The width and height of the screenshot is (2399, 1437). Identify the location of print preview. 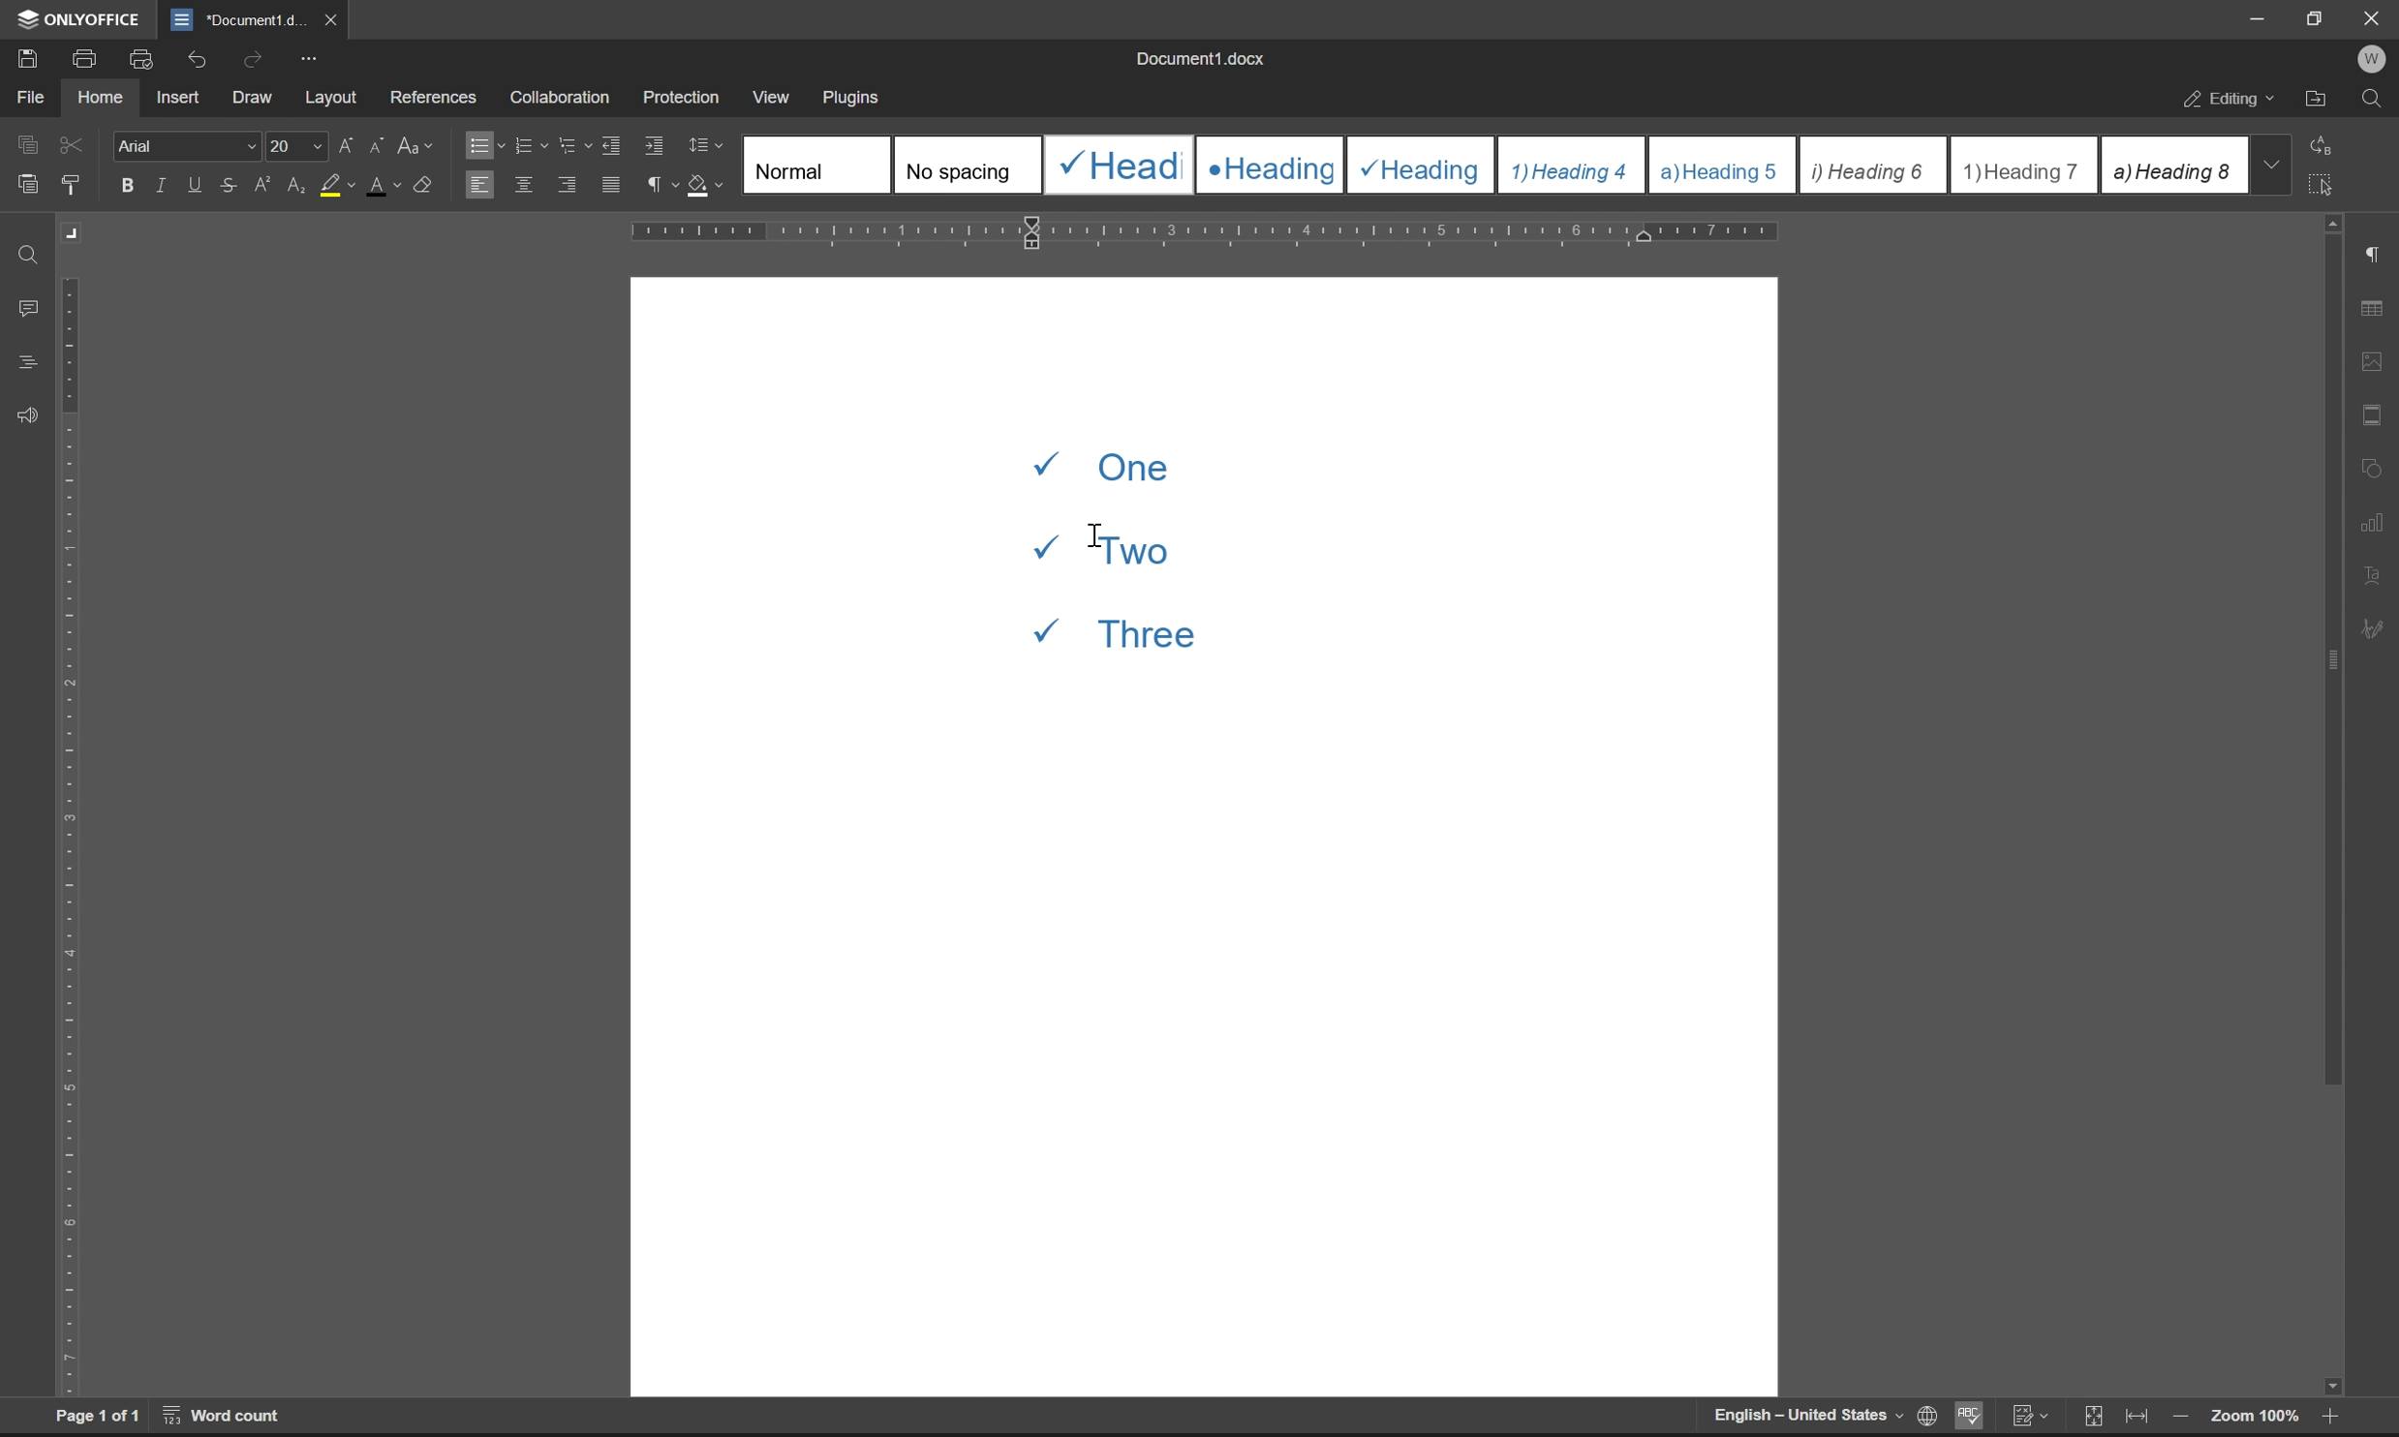
(144, 59).